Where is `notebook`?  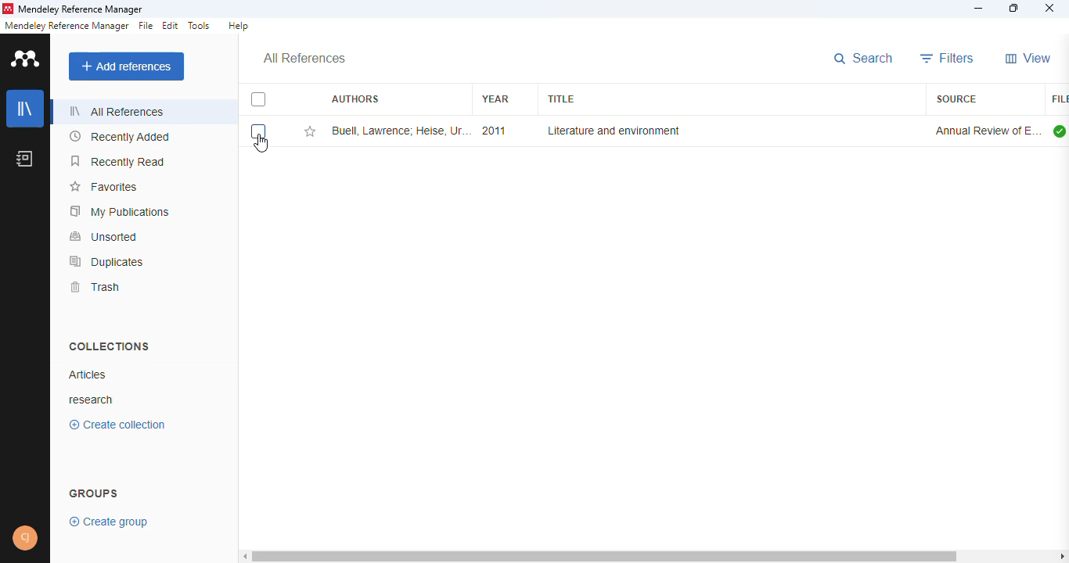 notebook is located at coordinates (24, 159).